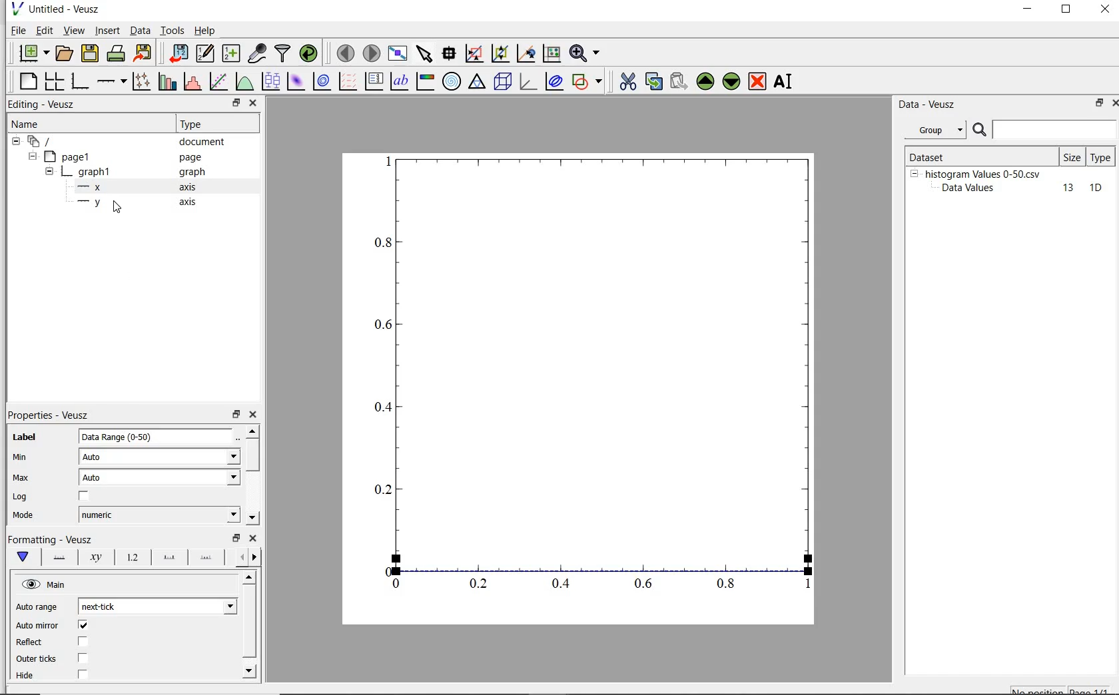 The height and width of the screenshot is (695, 1119). I want to click on cut the the selected widget, so click(626, 83).